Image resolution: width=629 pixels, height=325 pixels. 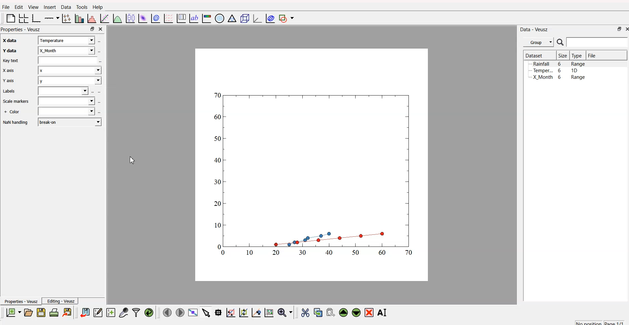 I want to click on histogram of dataset, so click(x=92, y=19).